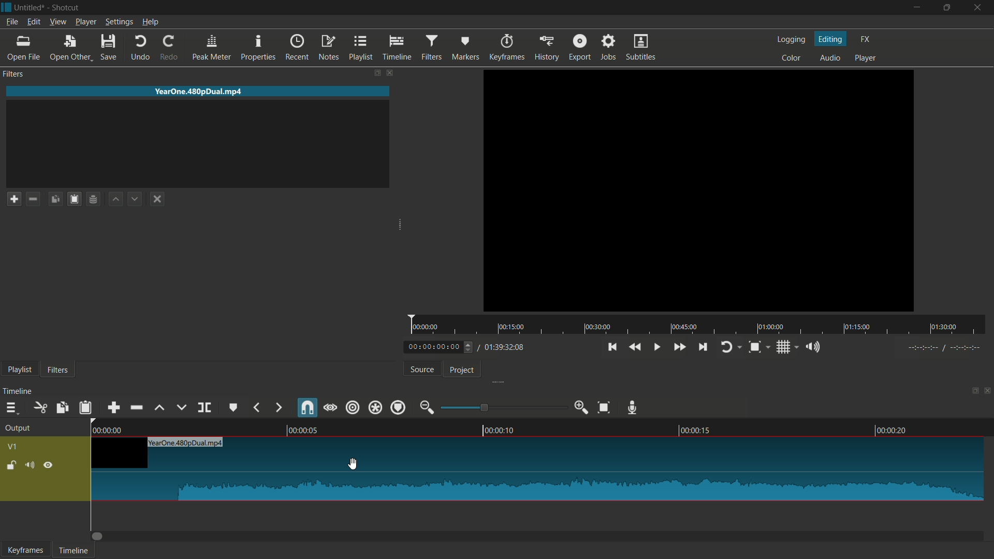  What do you see at coordinates (19, 428) in the screenshot?
I see `output` at bounding box center [19, 428].